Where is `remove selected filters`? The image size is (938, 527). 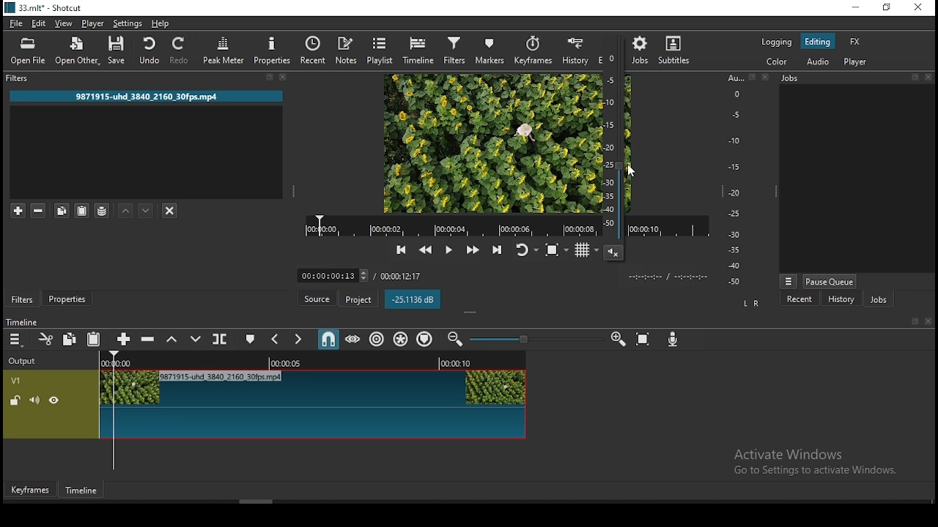
remove selected filters is located at coordinates (39, 212).